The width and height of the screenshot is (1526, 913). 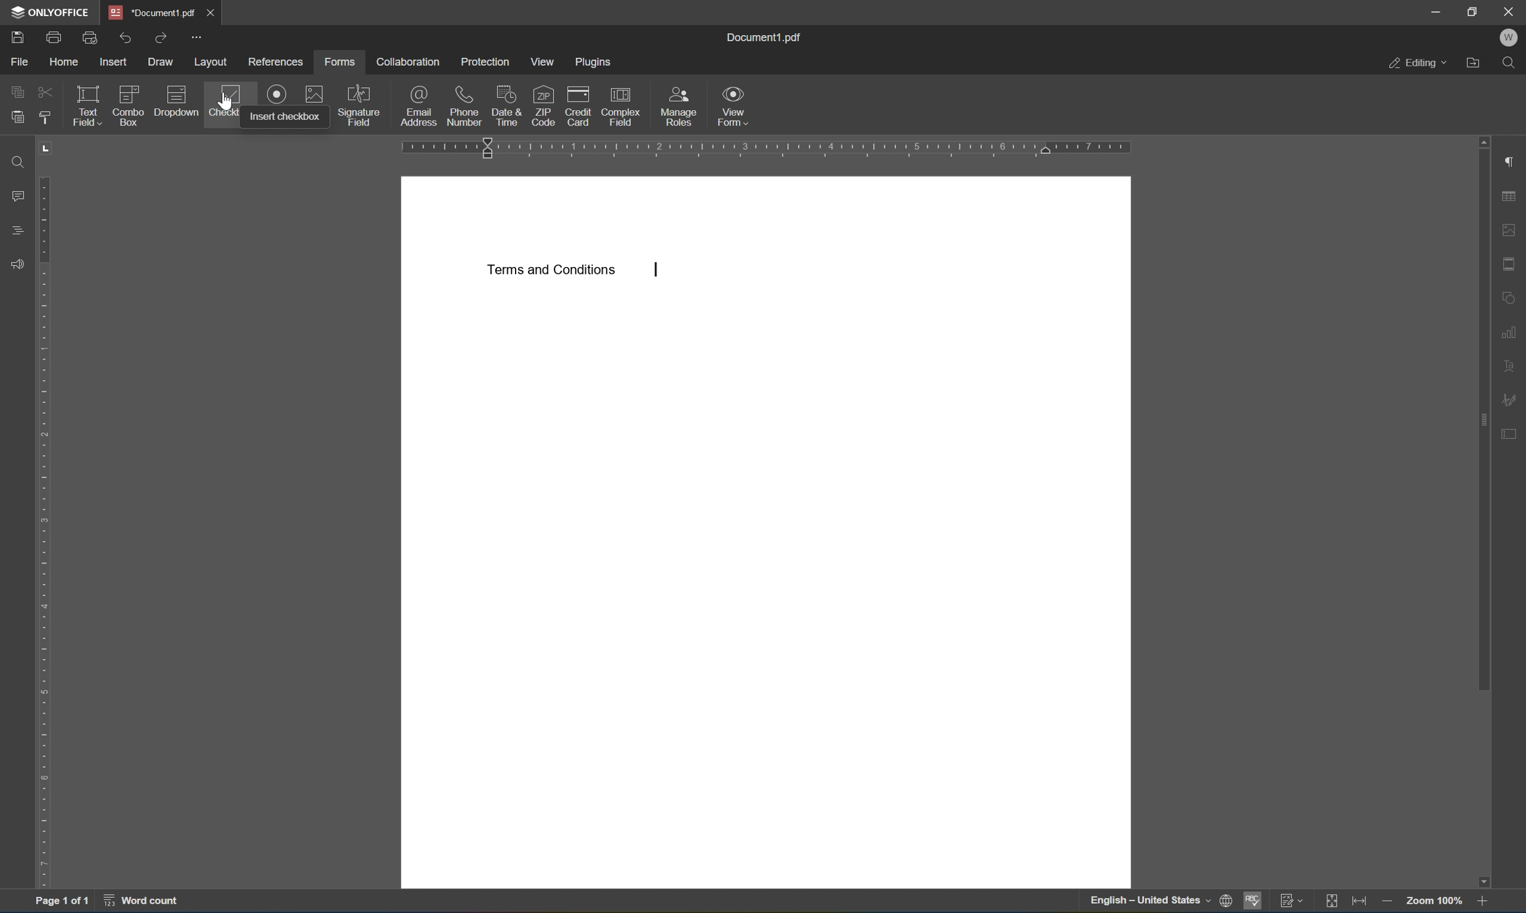 What do you see at coordinates (595, 63) in the screenshot?
I see `plugins` at bounding box center [595, 63].